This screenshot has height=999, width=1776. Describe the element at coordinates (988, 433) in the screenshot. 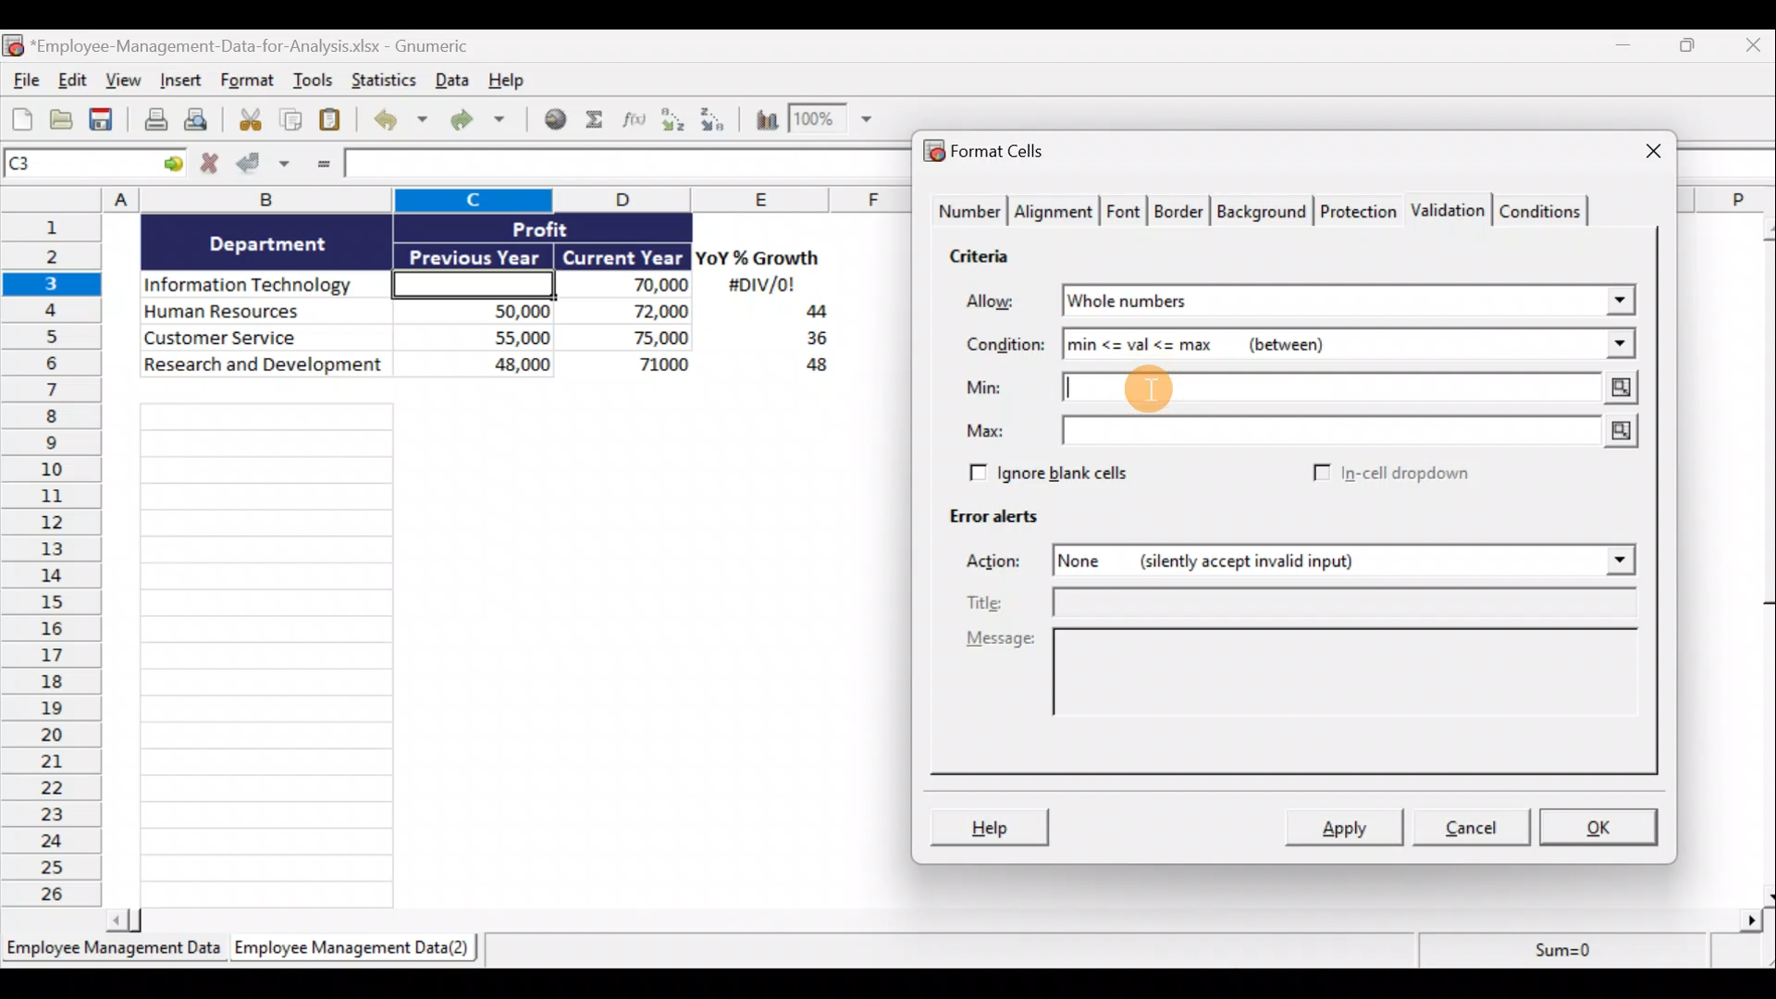

I see `Max:` at that location.